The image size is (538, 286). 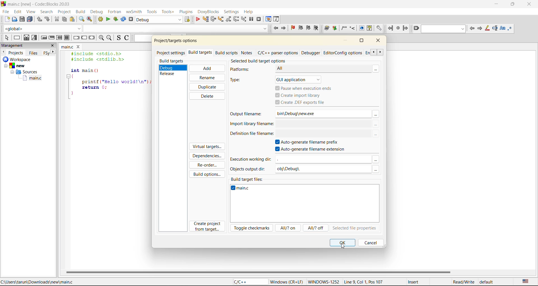 What do you see at coordinates (511, 29) in the screenshot?
I see `use regex` at bounding box center [511, 29].